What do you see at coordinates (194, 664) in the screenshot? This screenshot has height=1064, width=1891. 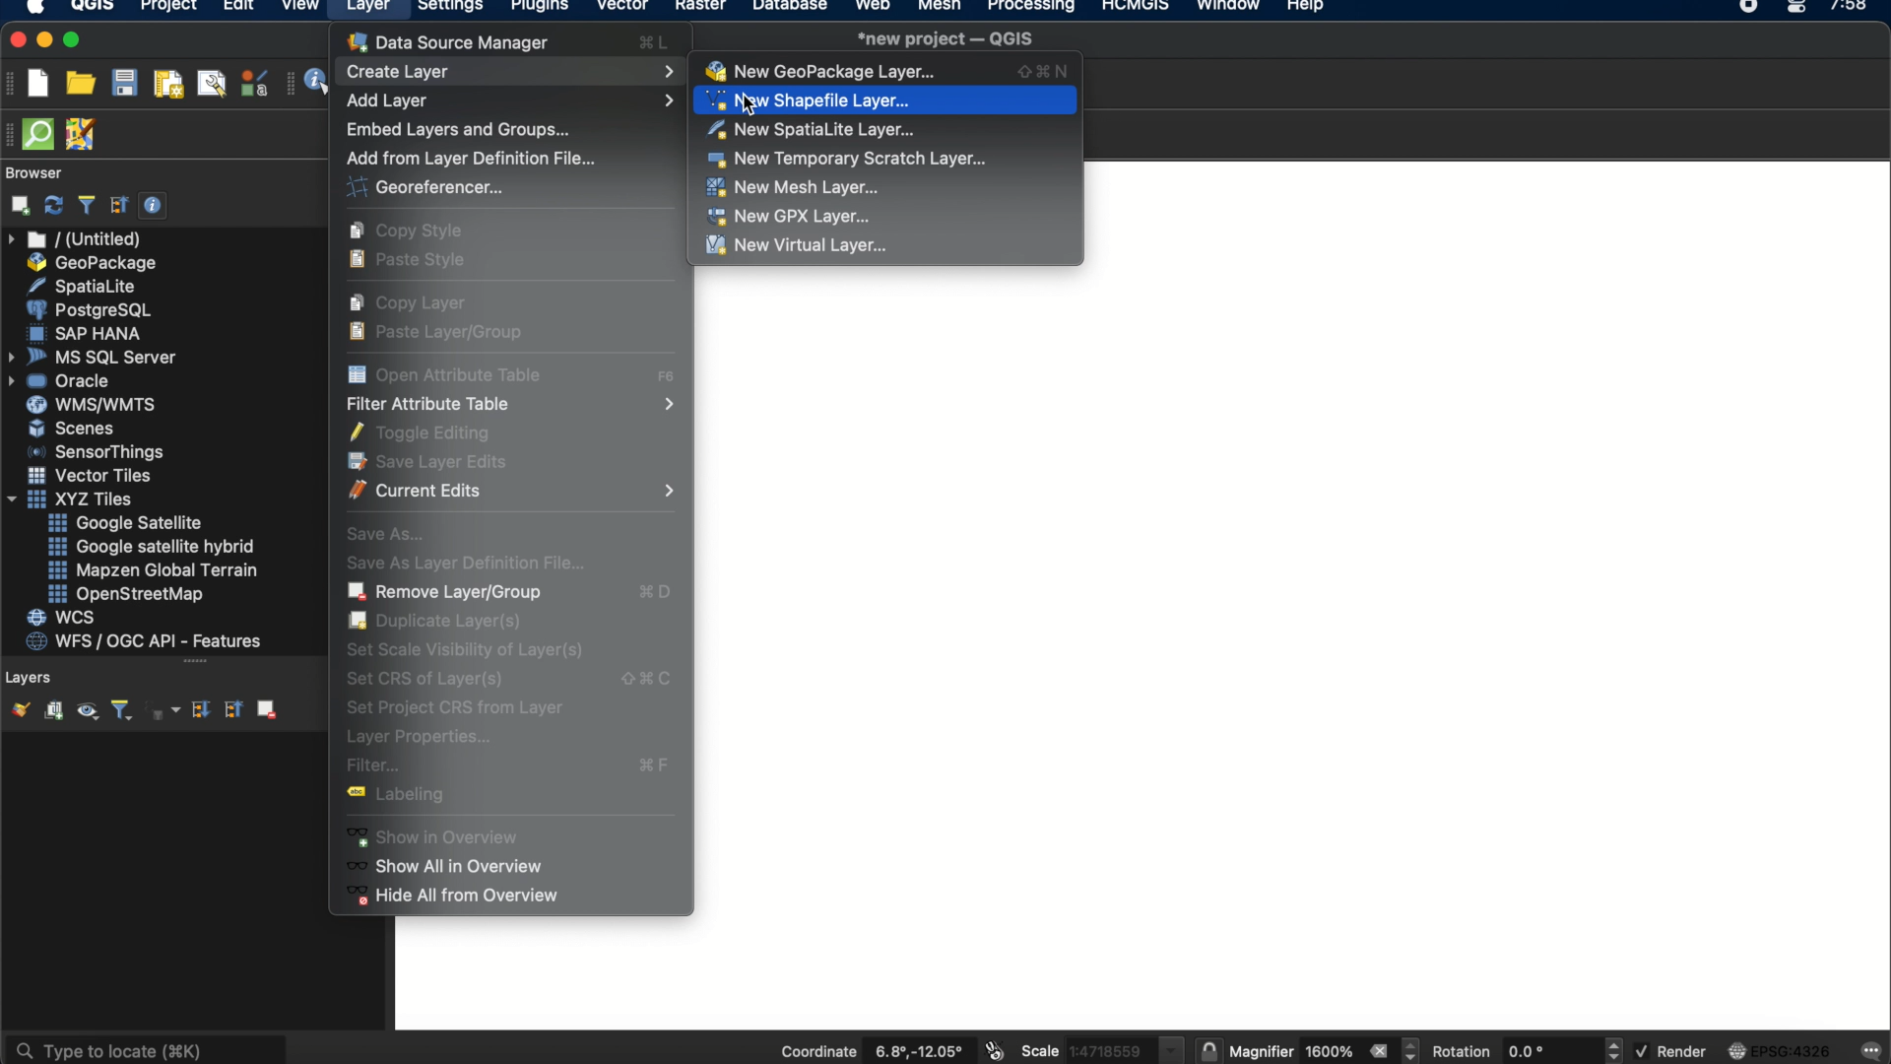 I see `more` at bounding box center [194, 664].